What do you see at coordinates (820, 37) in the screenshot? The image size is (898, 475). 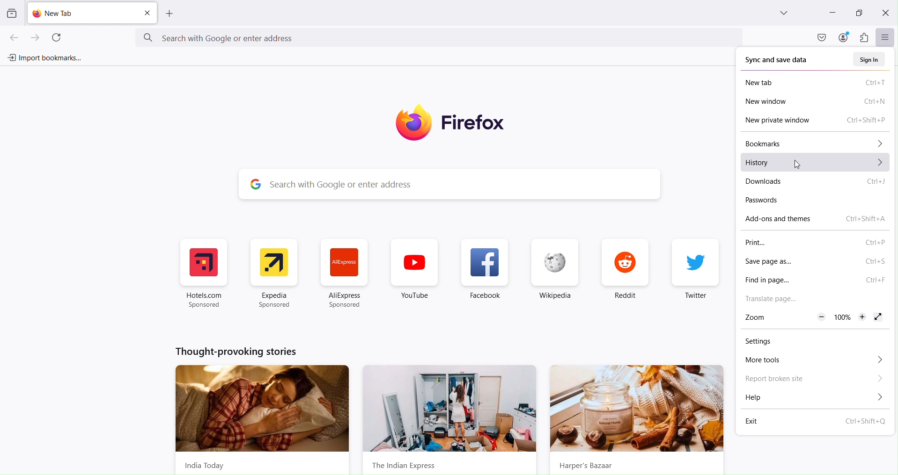 I see `Save to pocket` at bounding box center [820, 37].